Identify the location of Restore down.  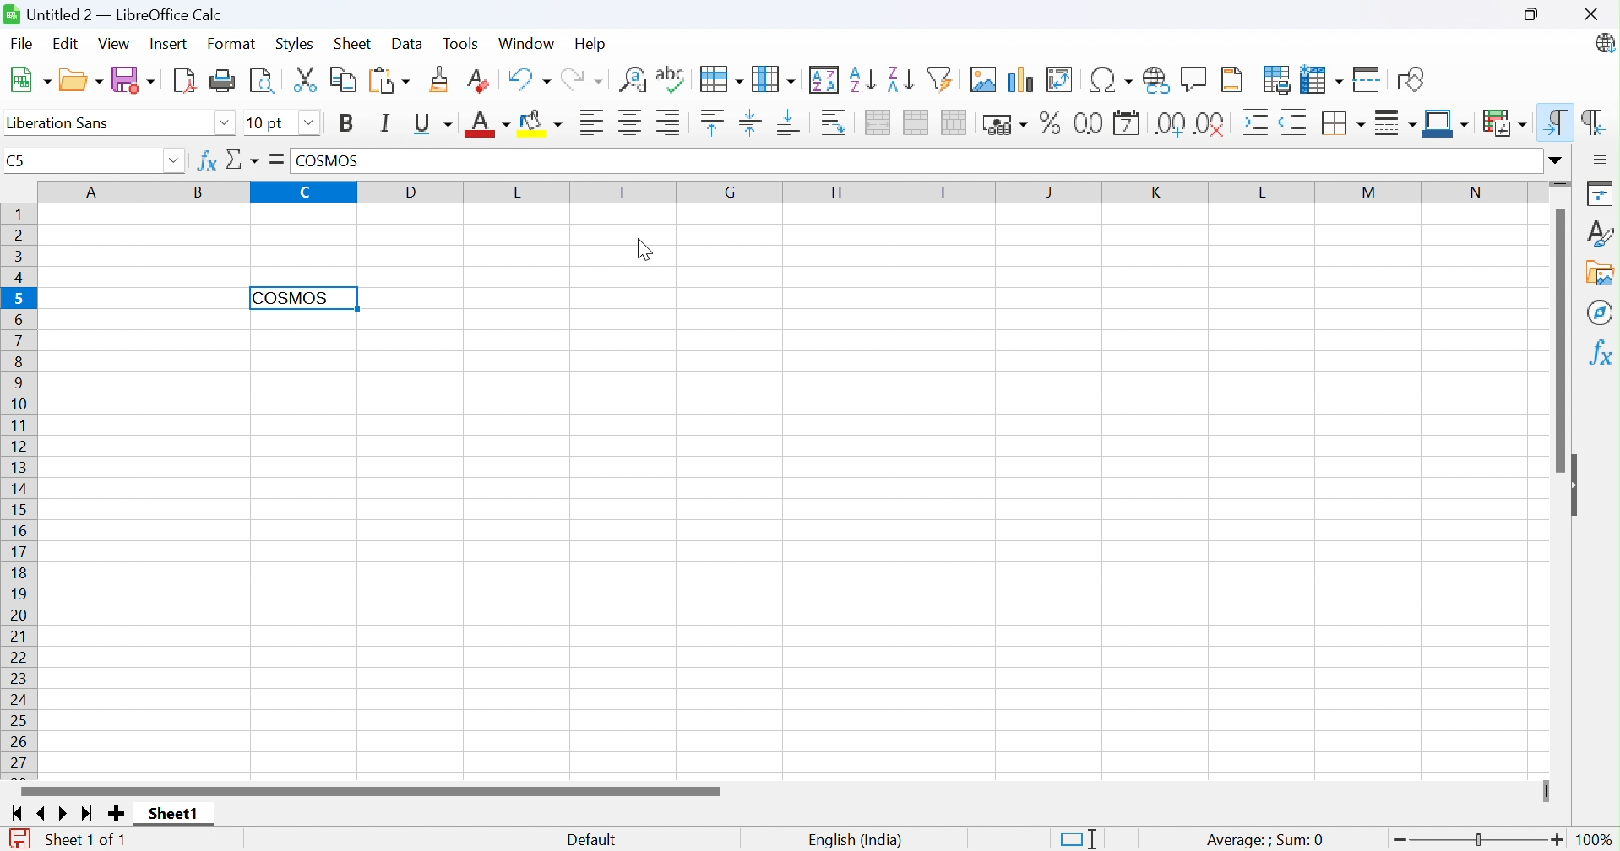
(1531, 16).